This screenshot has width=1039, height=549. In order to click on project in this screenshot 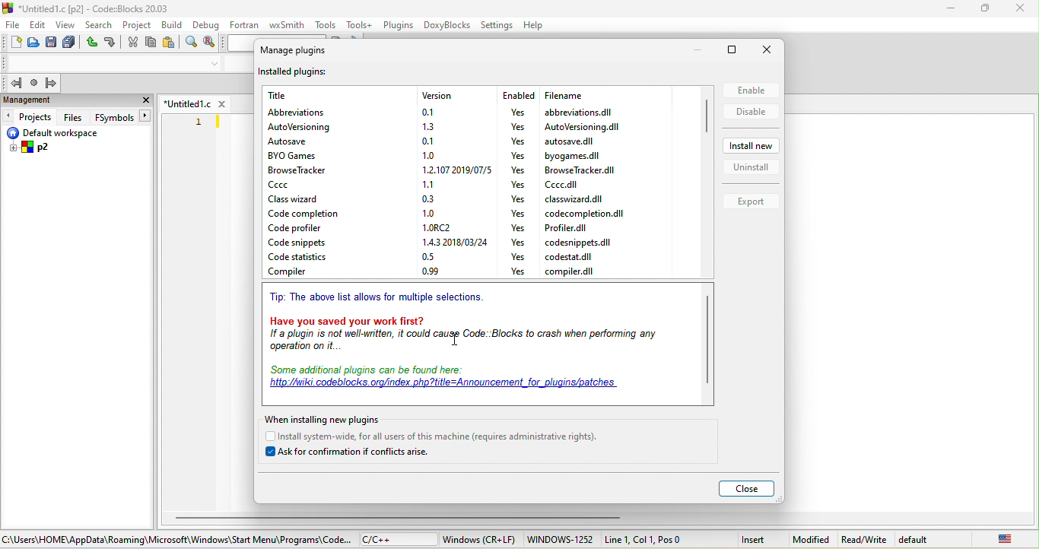, I will do `click(138, 24)`.